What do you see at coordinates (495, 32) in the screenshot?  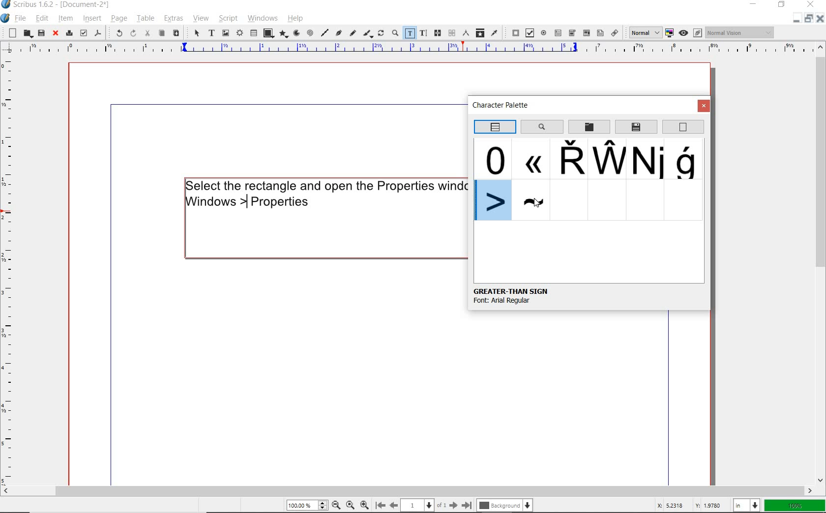 I see `eye dropper` at bounding box center [495, 32].